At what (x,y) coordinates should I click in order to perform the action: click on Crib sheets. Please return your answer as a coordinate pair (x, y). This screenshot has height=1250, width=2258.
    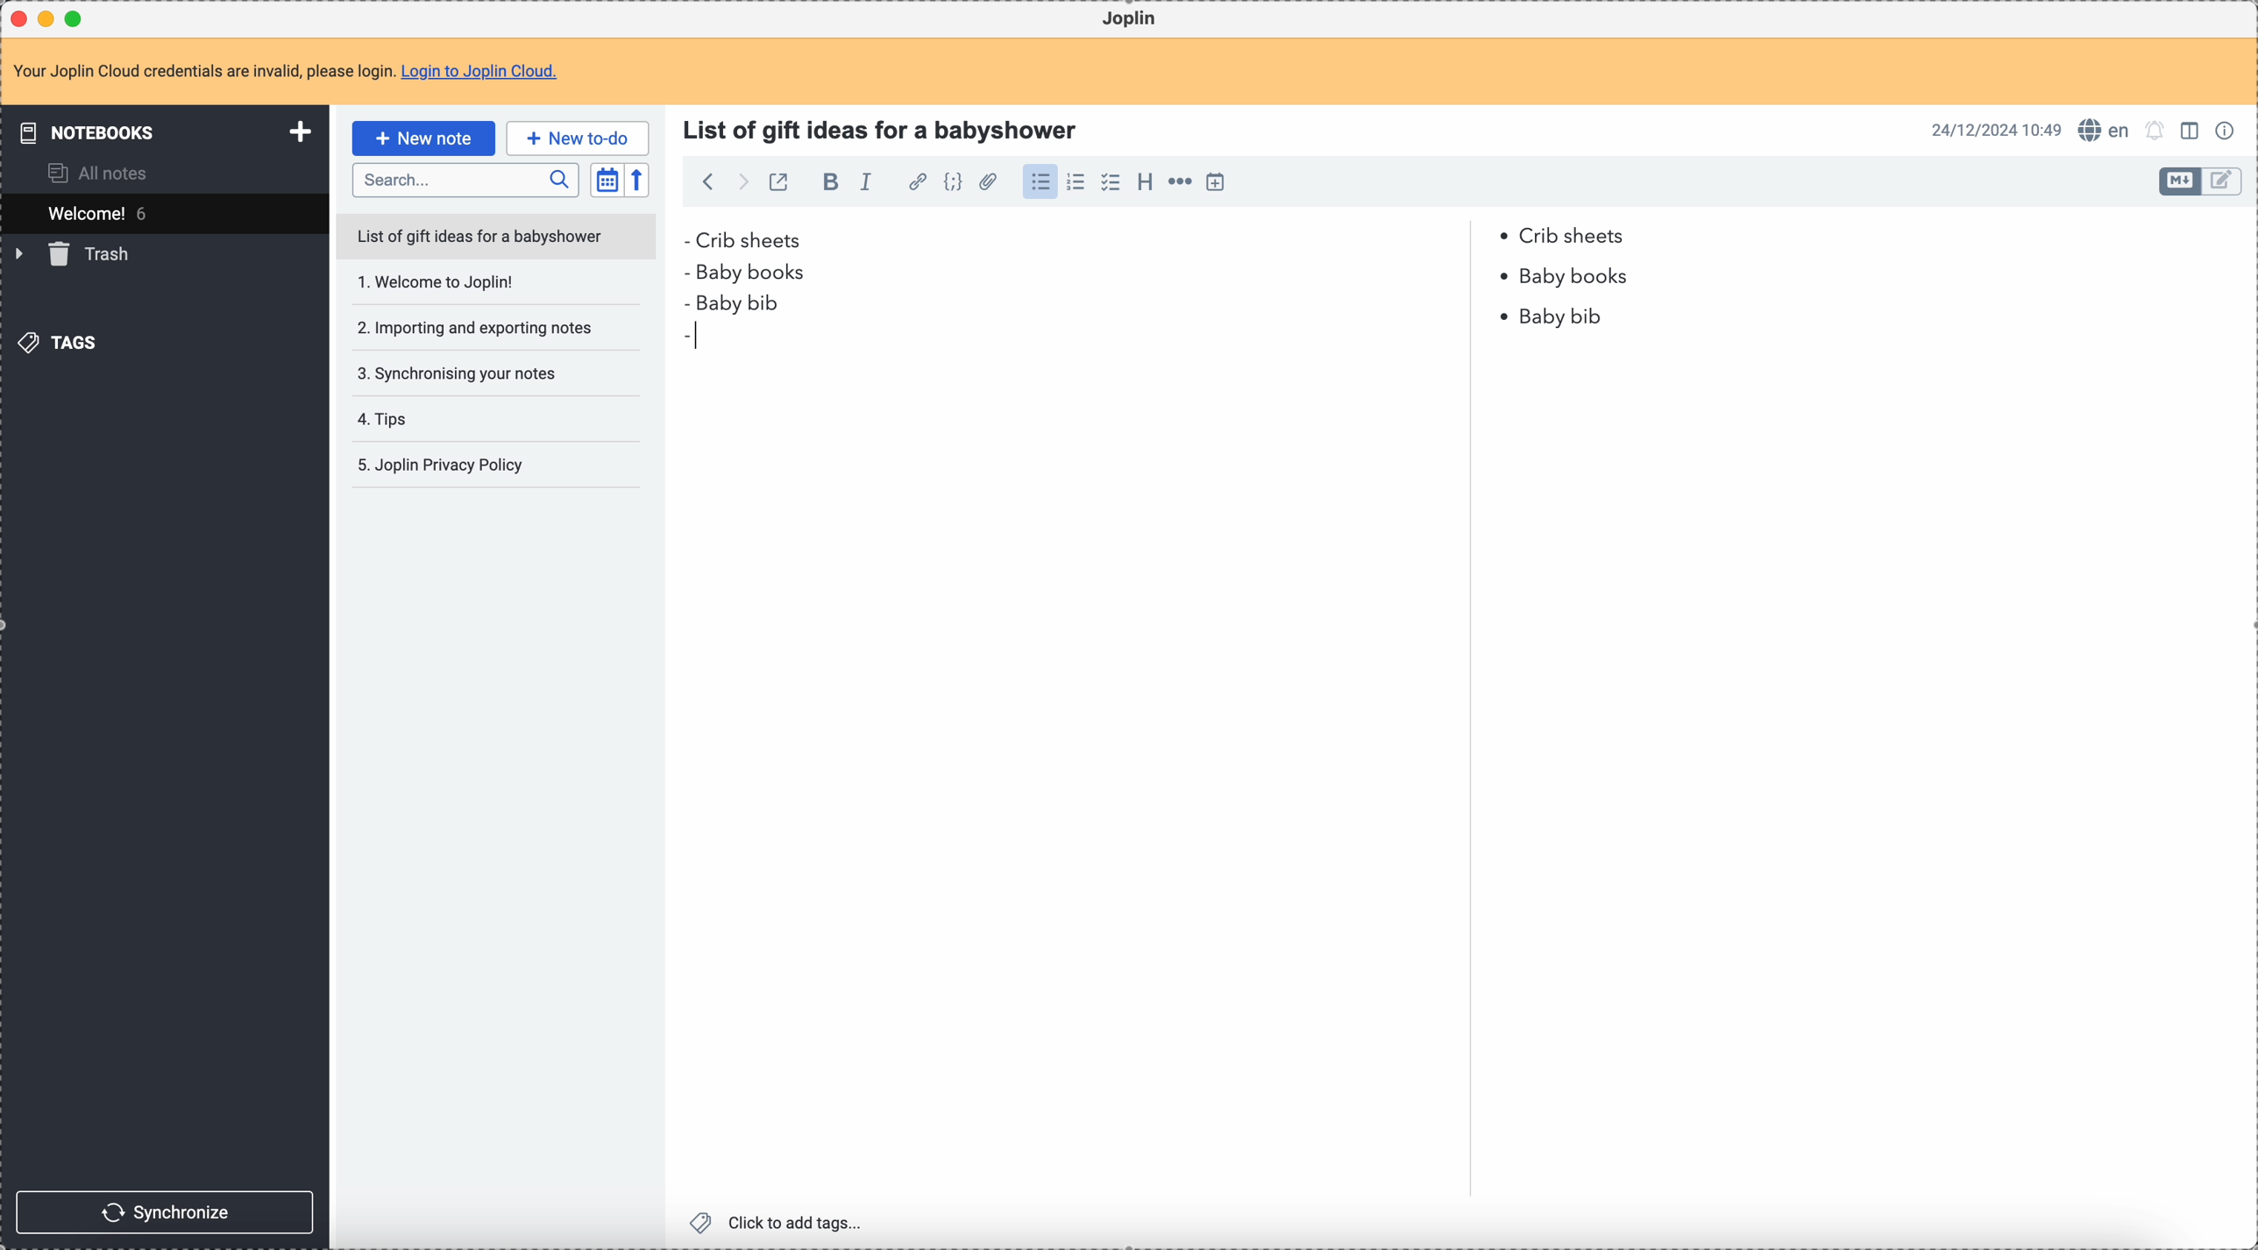
    Looking at the image, I should click on (1166, 238).